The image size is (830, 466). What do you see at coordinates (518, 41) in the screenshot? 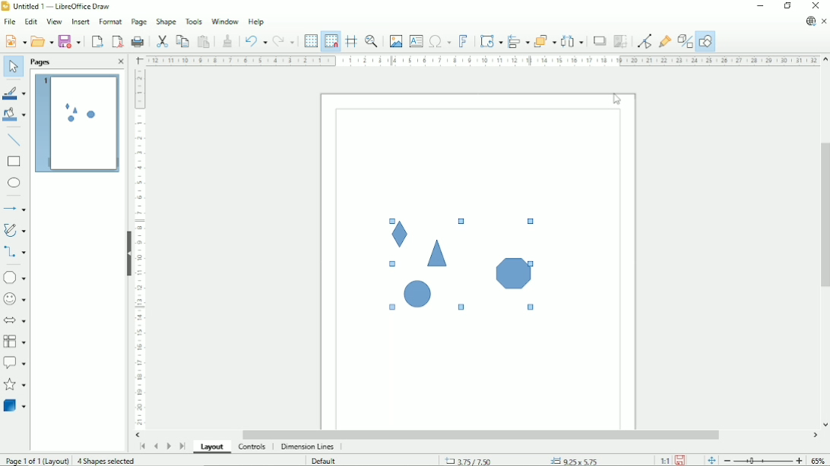
I see `Align objects` at bounding box center [518, 41].